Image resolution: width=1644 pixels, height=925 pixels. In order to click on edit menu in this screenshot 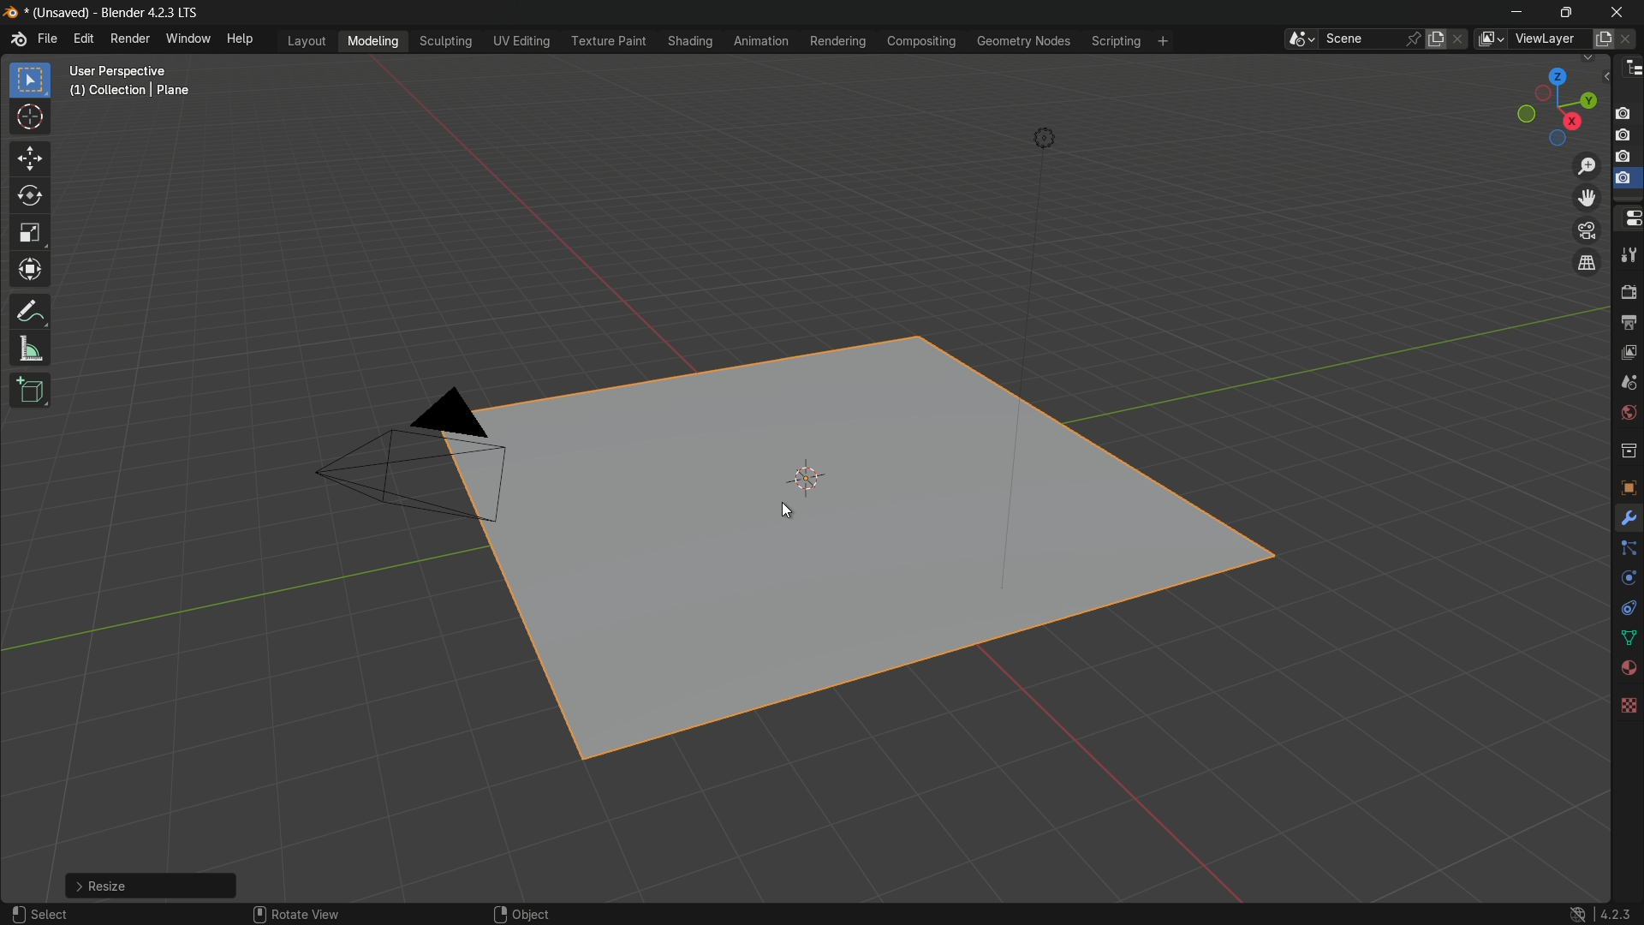, I will do `click(86, 40)`.